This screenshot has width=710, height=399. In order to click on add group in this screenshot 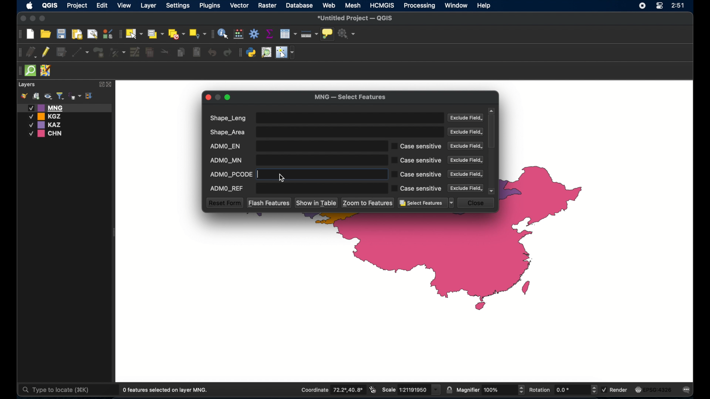, I will do `click(36, 96)`.